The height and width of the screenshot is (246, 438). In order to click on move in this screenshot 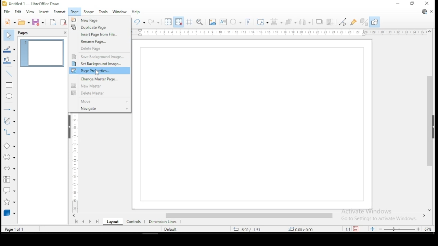, I will do `click(100, 101)`.